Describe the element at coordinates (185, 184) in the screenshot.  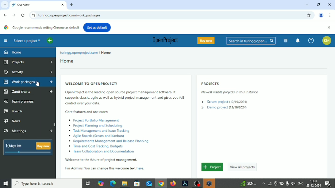
I see `Pymol` at that location.